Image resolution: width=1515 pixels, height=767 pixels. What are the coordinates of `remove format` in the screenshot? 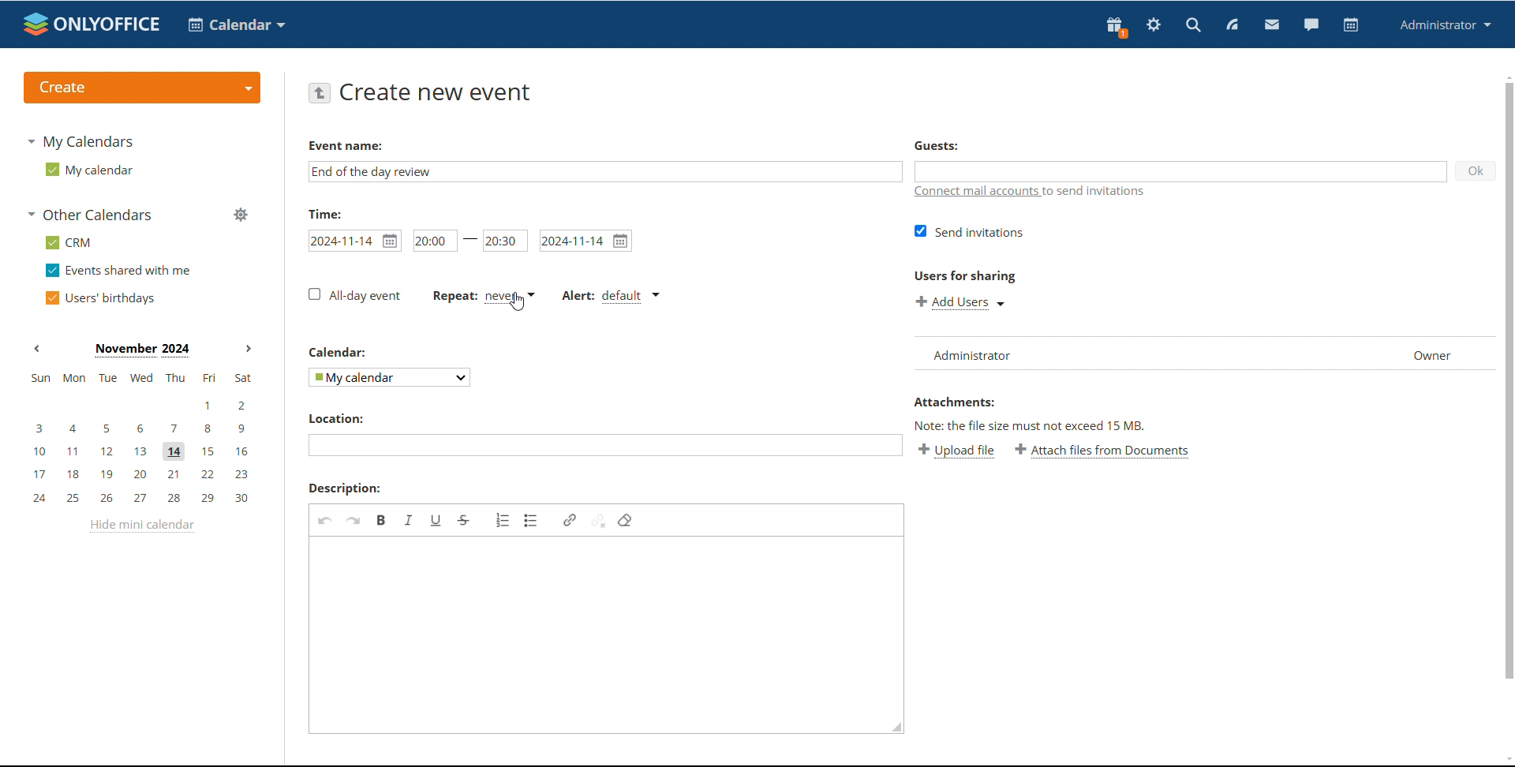 It's located at (625, 520).